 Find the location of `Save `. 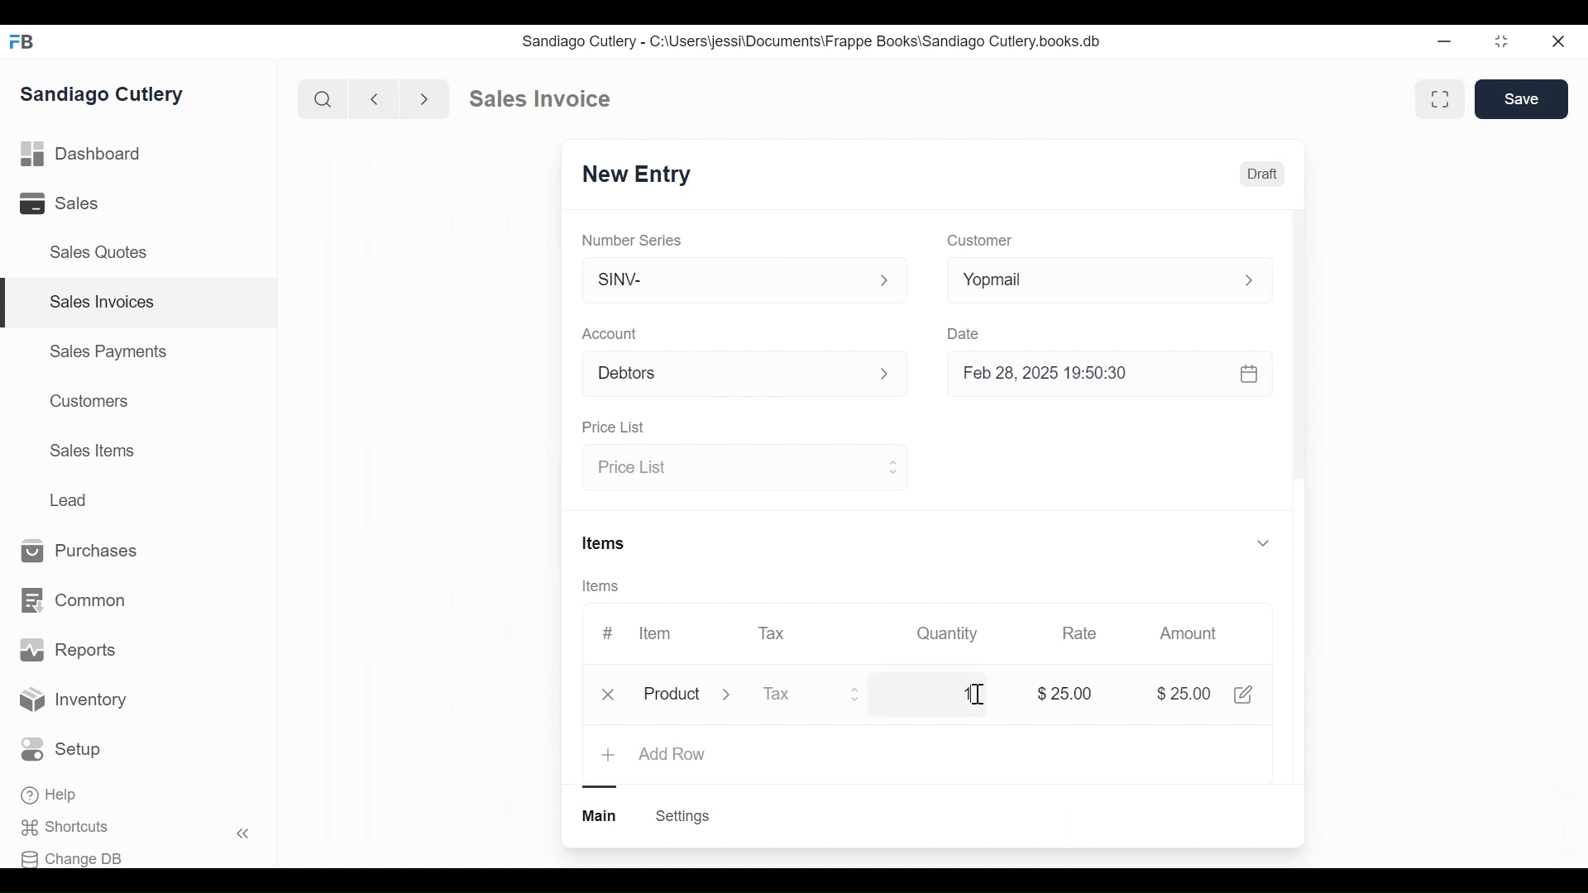

Save  is located at coordinates (1522, 99).